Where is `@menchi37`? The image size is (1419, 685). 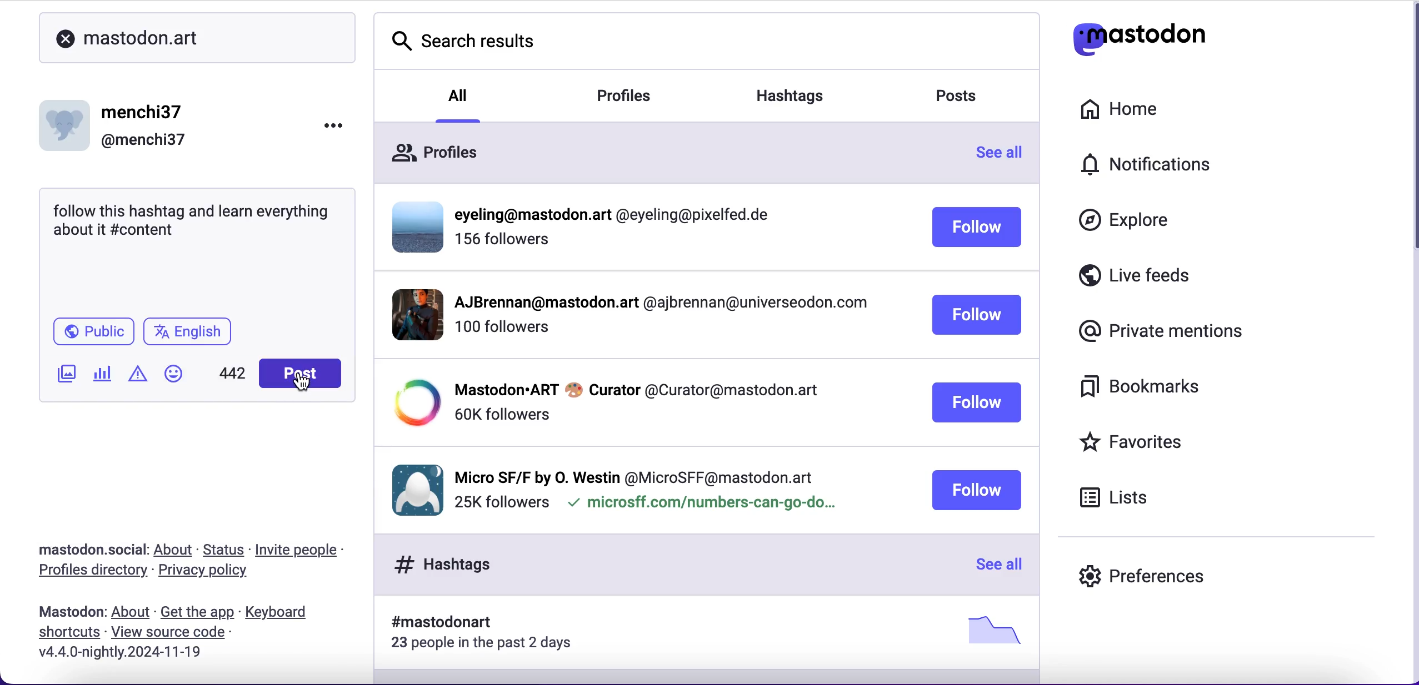
@menchi37 is located at coordinates (144, 141).